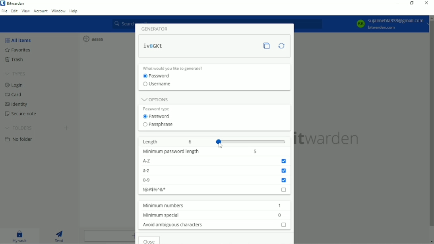  I want to click on Passphrase, so click(158, 125).